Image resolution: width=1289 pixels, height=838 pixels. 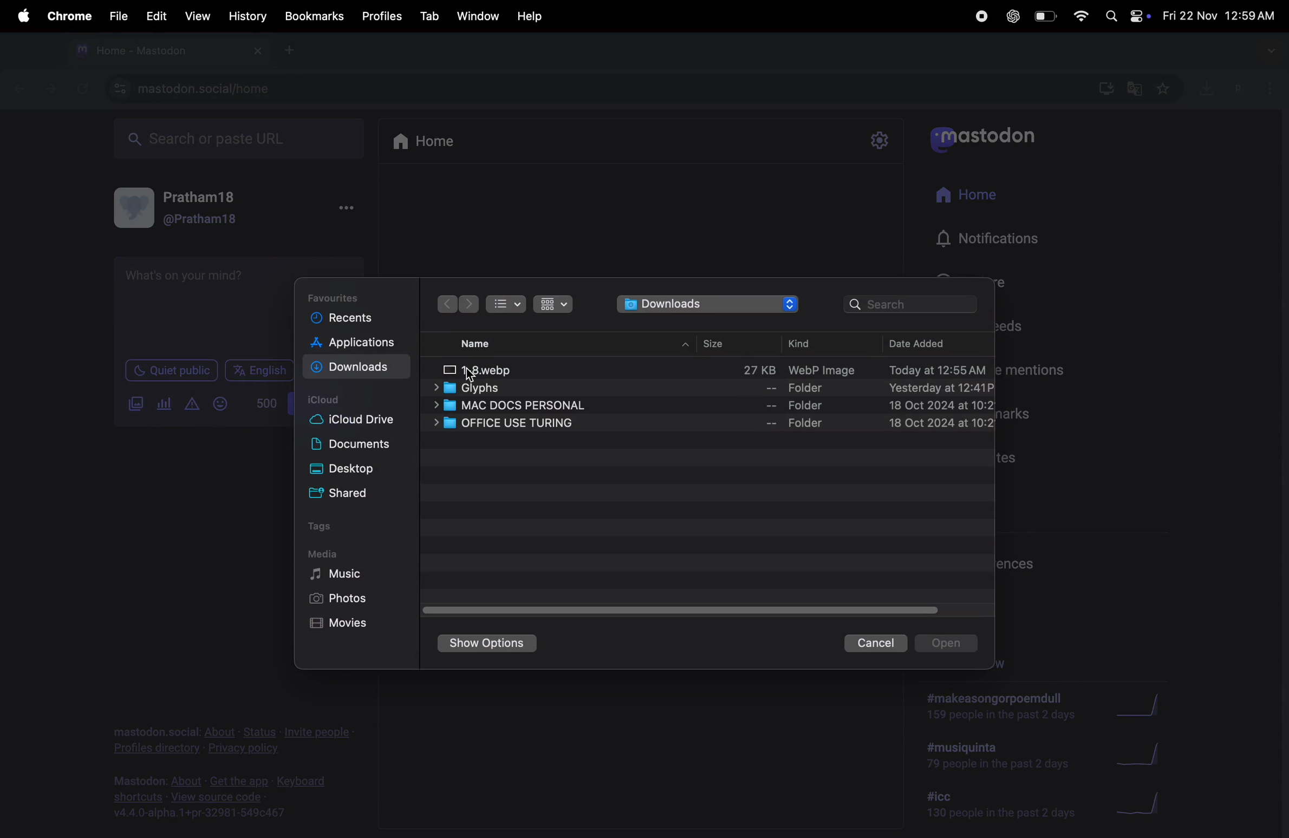 What do you see at coordinates (236, 796) in the screenshot?
I see `source code` at bounding box center [236, 796].